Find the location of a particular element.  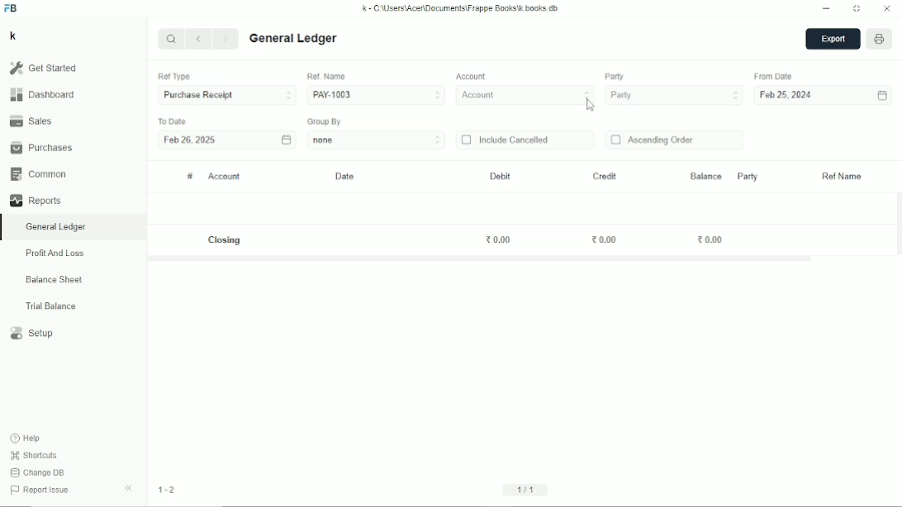

0.00 is located at coordinates (500, 239).